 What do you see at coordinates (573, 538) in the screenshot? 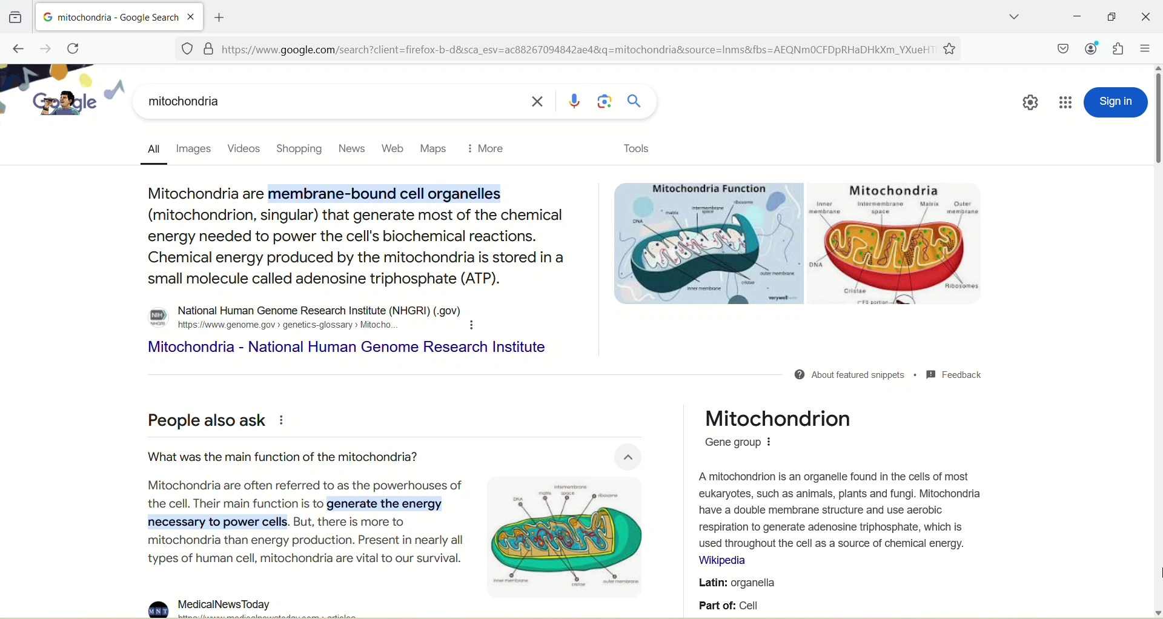
I see `mitochondria image` at bounding box center [573, 538].